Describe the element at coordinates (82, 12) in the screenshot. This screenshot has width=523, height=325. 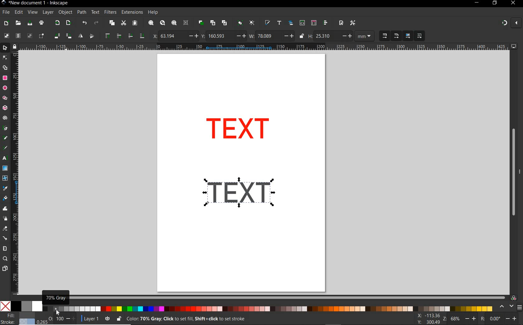
I see `path` at that location.